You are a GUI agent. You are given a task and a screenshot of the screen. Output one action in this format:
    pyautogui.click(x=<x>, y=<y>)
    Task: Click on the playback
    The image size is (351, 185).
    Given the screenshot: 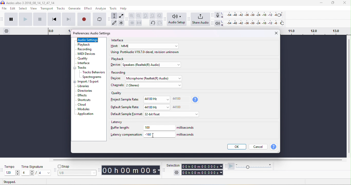 What is the action you would take?
    pyautogui.click(x=118, y=59)
    